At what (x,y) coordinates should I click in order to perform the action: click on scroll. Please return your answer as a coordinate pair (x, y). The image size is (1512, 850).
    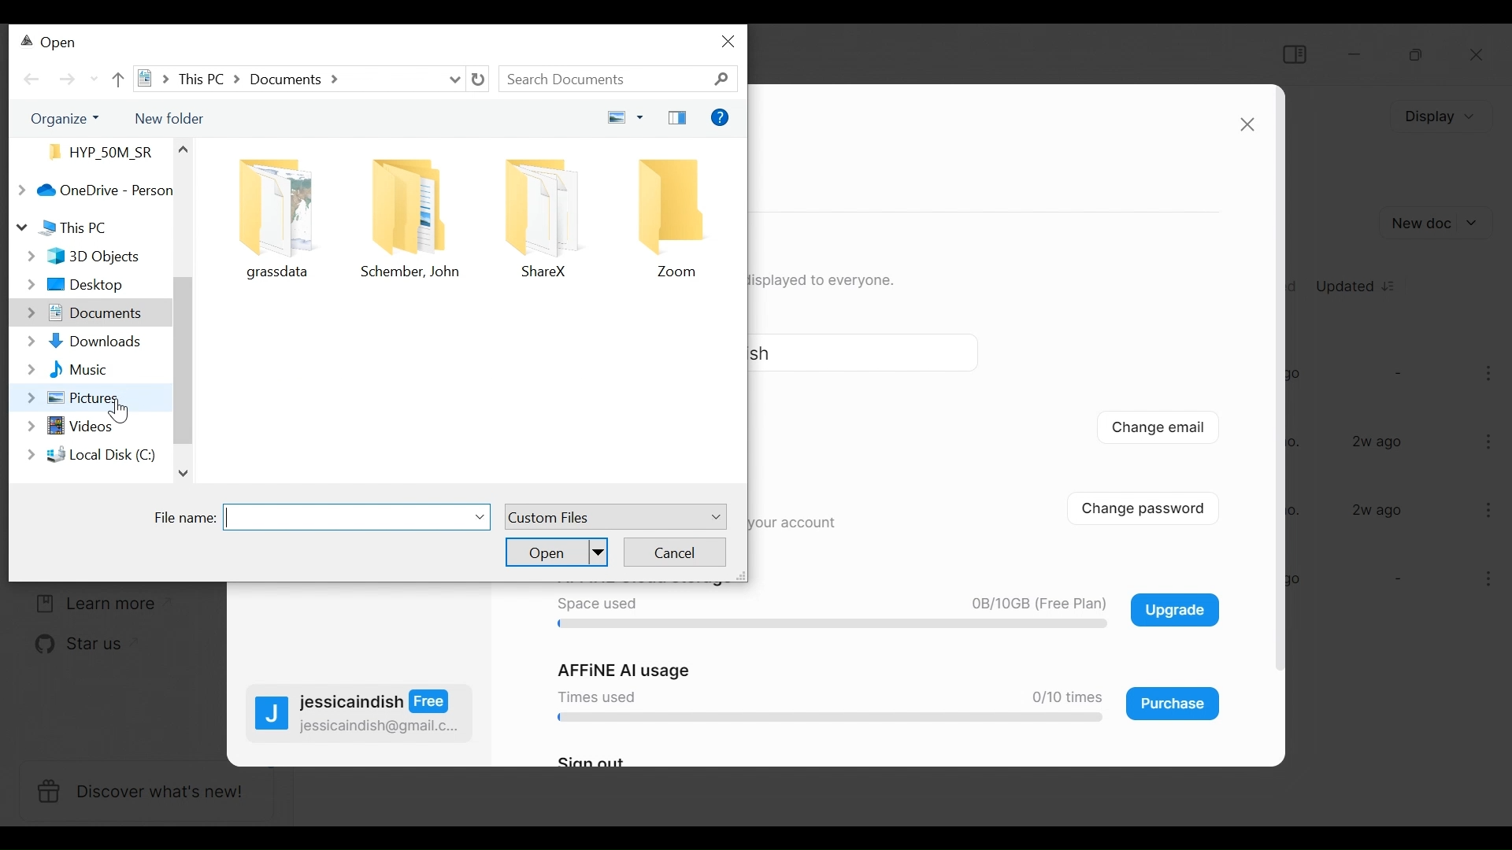
    Looking at the image, I should click on (183, 358).